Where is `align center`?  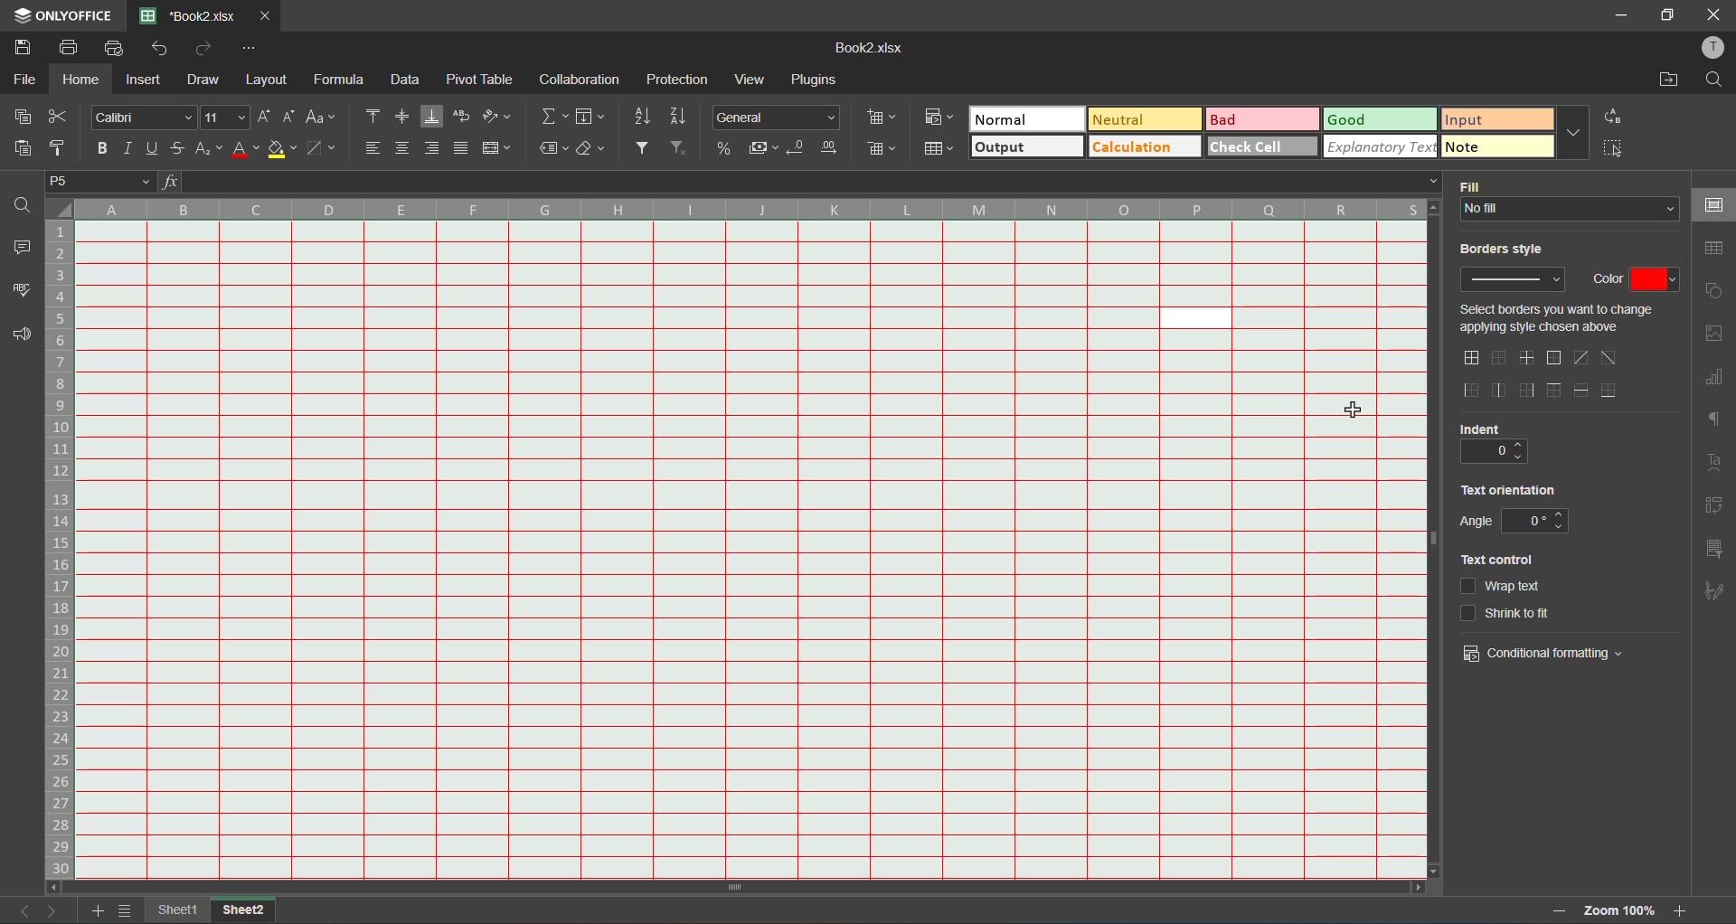 align center is located at coordinates (405, 149).